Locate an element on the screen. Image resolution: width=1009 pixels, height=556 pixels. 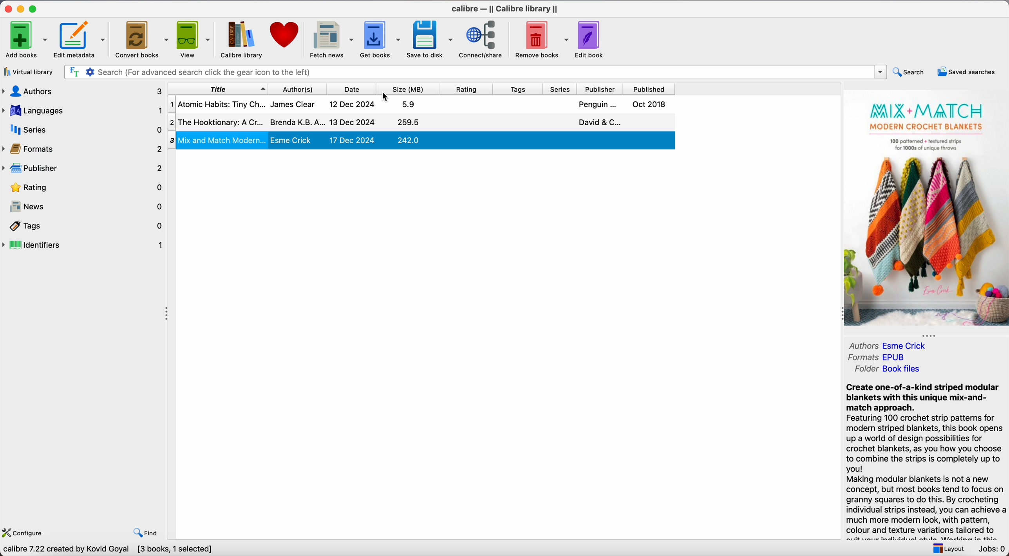
title is located at coordinates (217, 88).